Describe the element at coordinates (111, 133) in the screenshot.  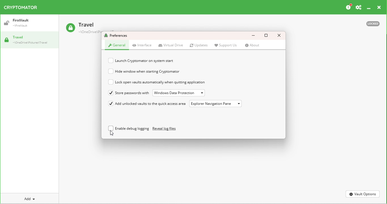
I see `Cursor` at that location.